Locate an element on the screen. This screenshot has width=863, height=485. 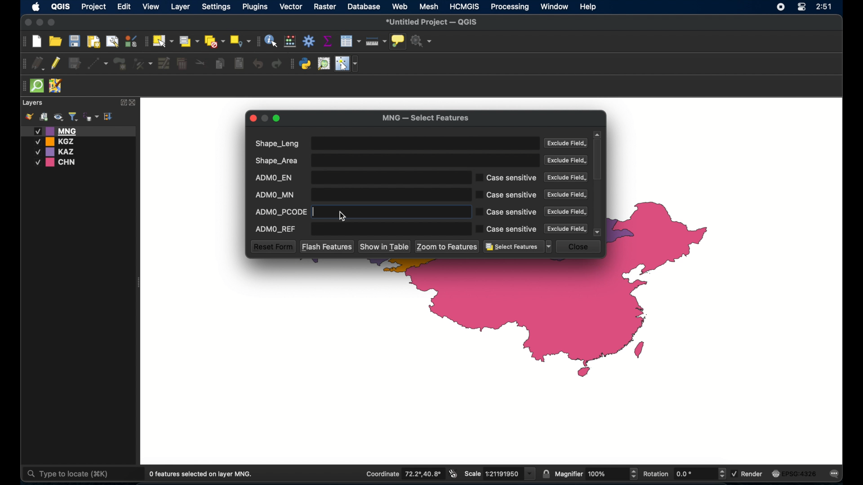
2:51 is located at coordinates (823, 7).